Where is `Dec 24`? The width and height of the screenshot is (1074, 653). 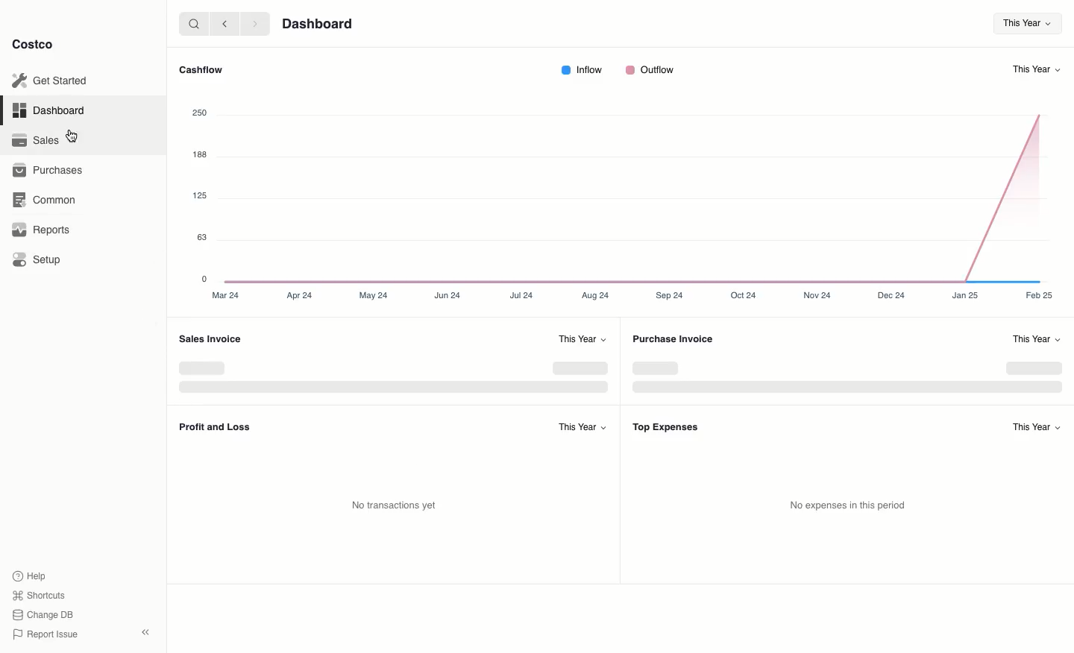
Dec 24 is located at coordinates (893, 294).